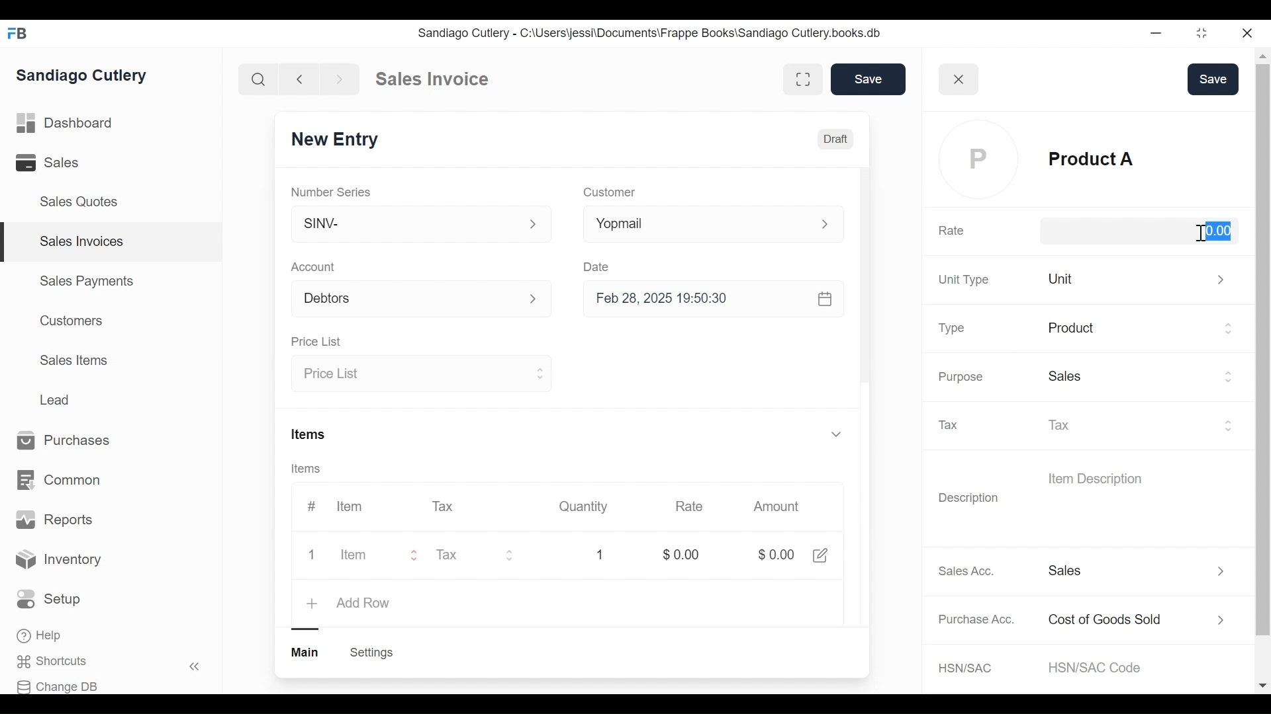 The image size is (1271, 714). Describe the element at coordinates (981, 160) in the screenshot. I see `profile` at that location.